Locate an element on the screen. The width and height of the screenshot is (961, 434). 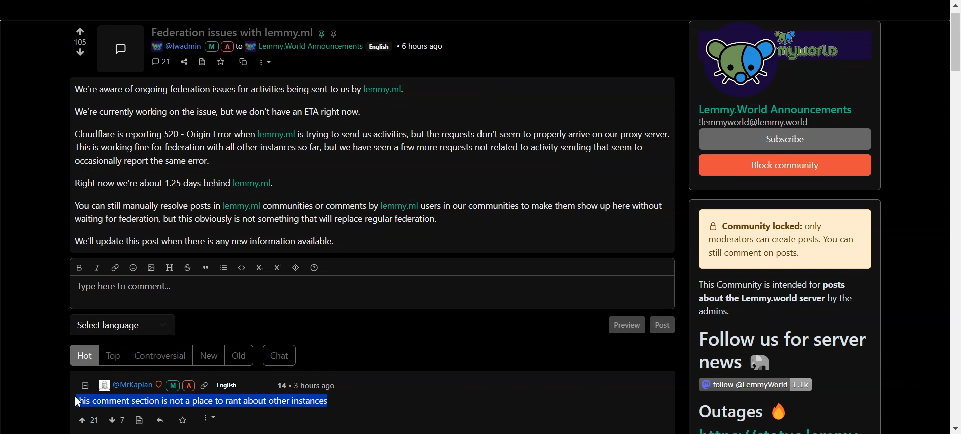
Upvote is located at coordinates (88, 419).